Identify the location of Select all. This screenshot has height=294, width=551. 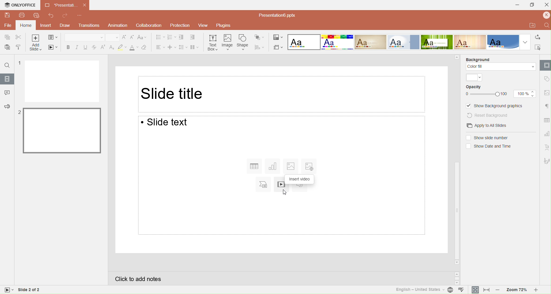
(538, 46).